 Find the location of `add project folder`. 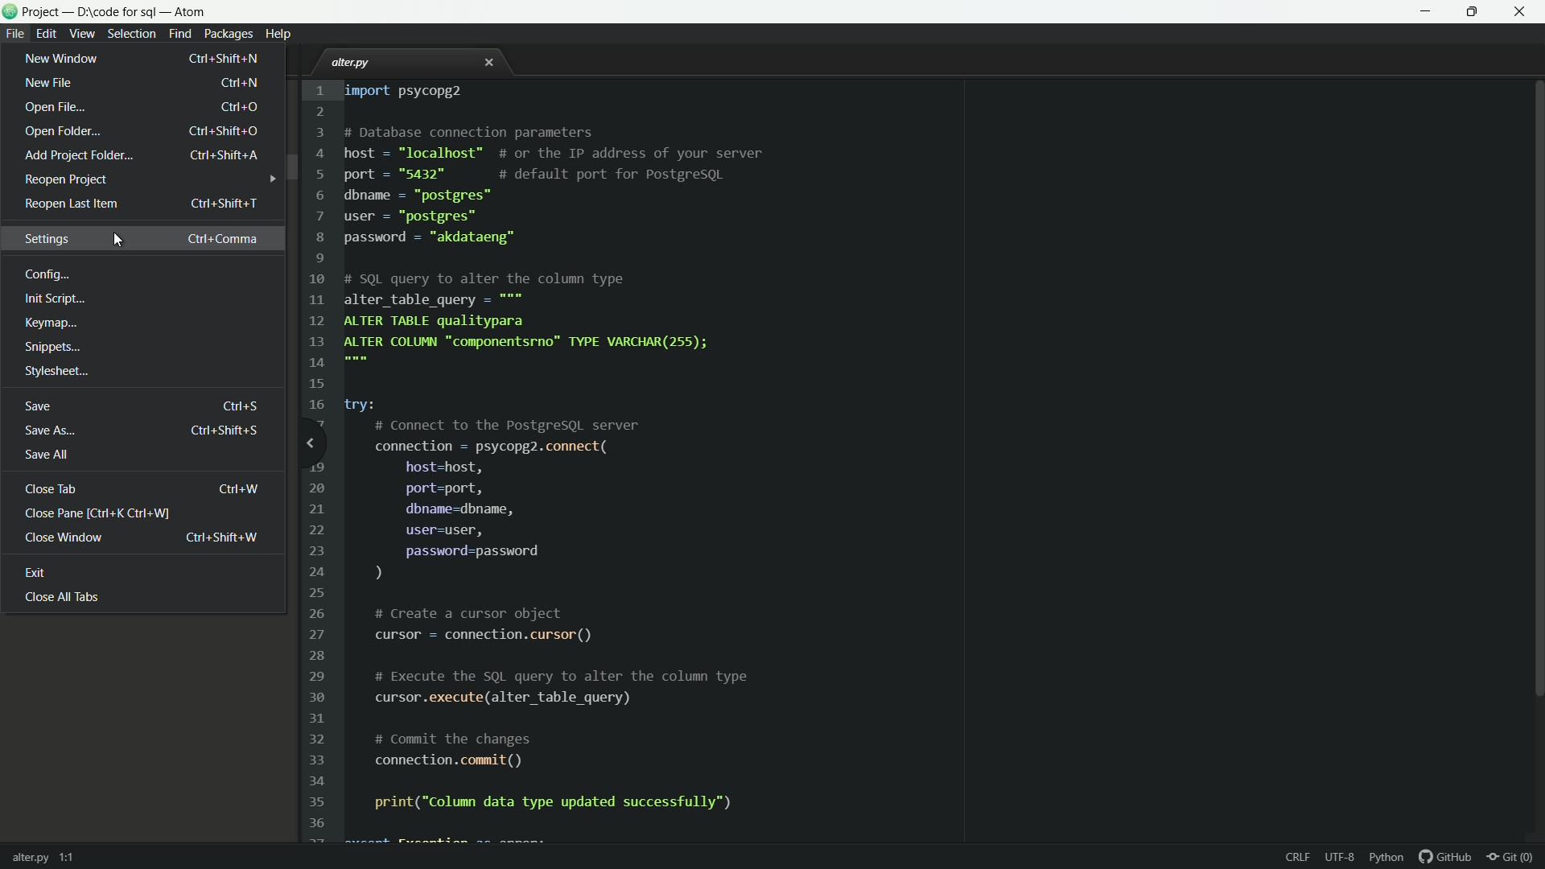

add project folder is located at coordinates (142, 156).